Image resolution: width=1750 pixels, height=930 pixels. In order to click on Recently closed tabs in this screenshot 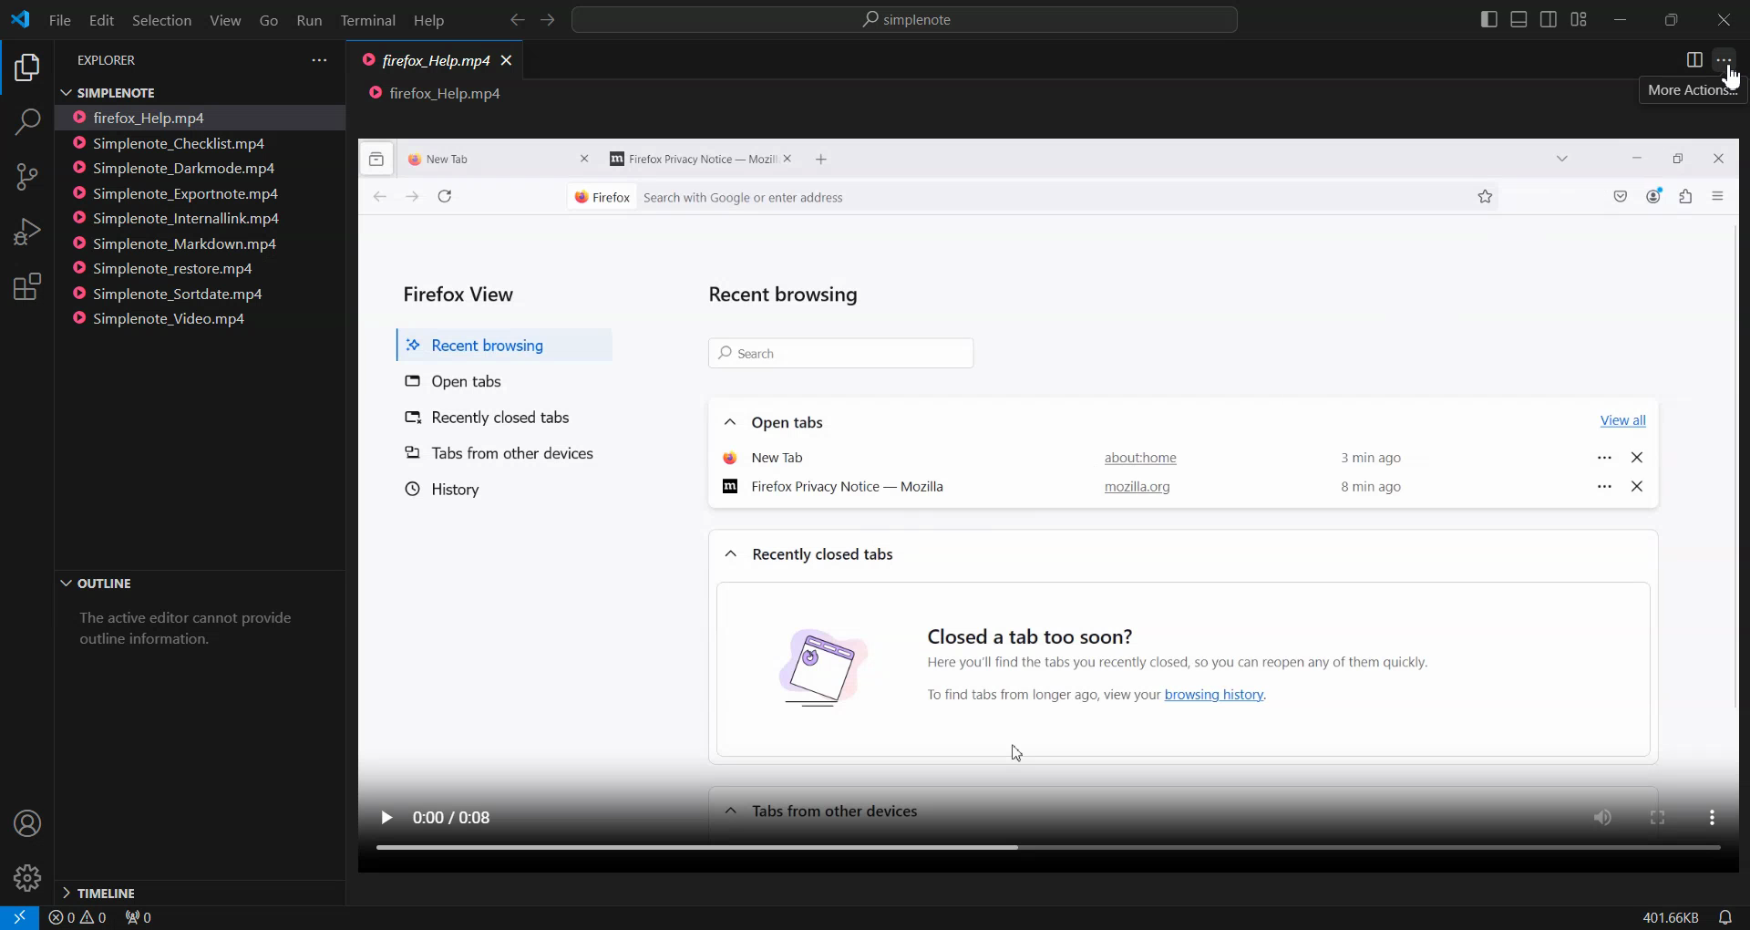, I will do `click(810, 554)`.